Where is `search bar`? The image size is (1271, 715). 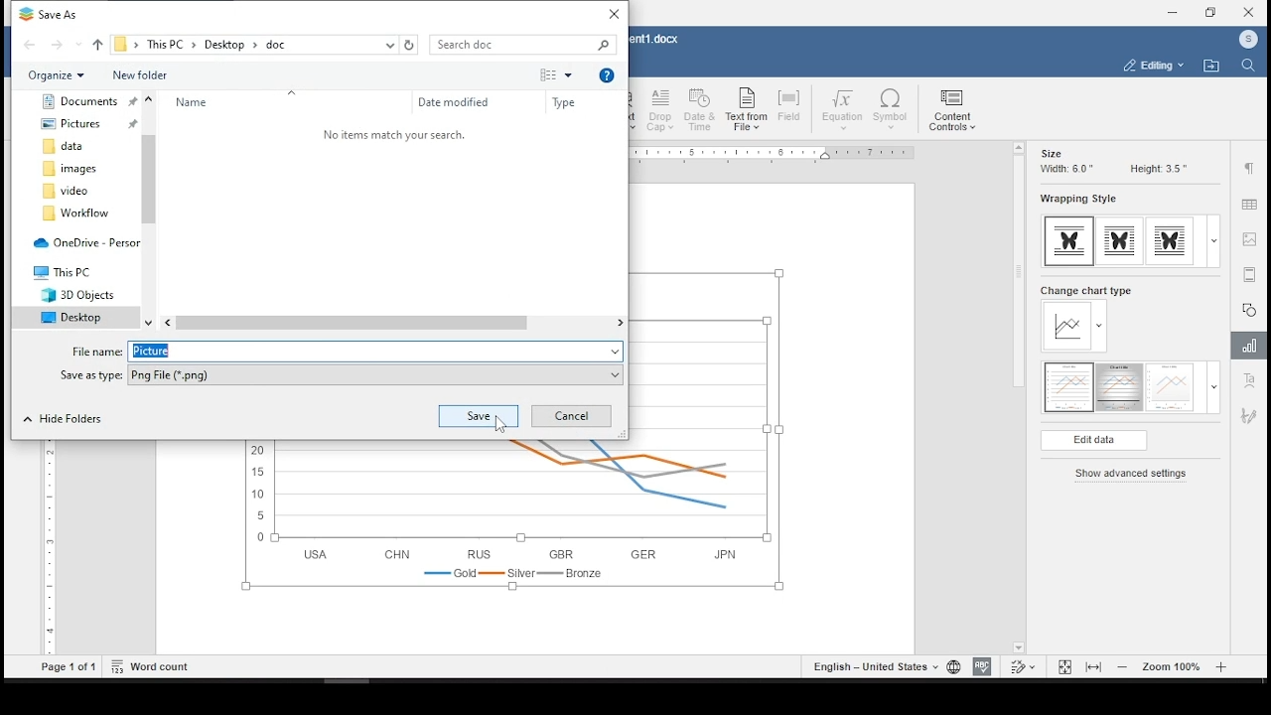
search bar is located at coordinates (523, 44).